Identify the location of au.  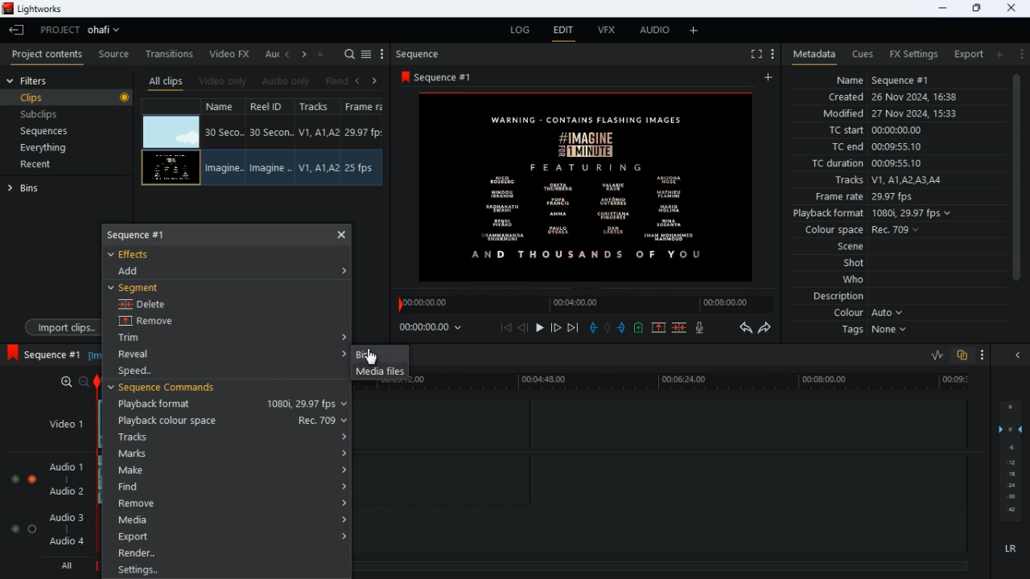
(272, 54).